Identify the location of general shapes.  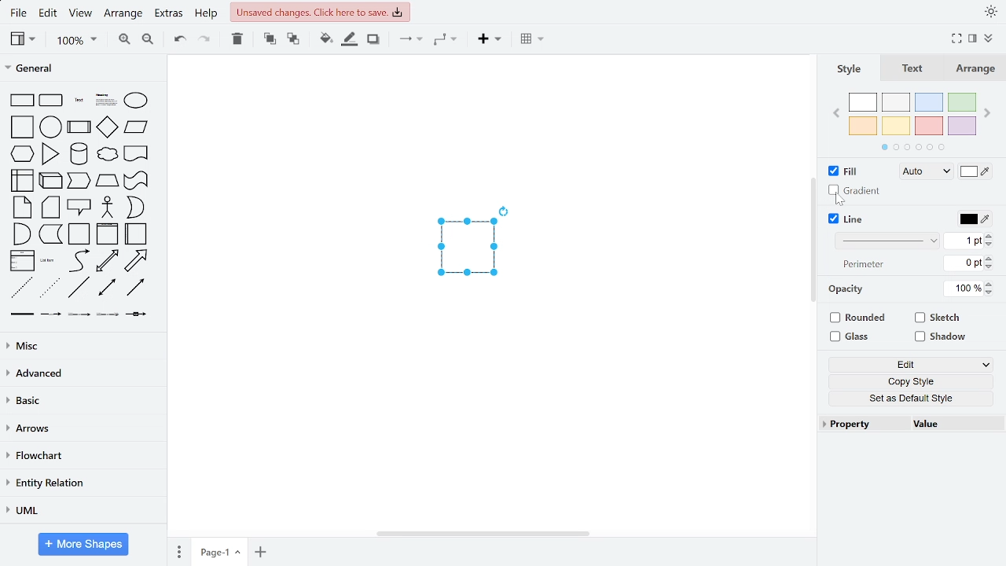
(135, 180).